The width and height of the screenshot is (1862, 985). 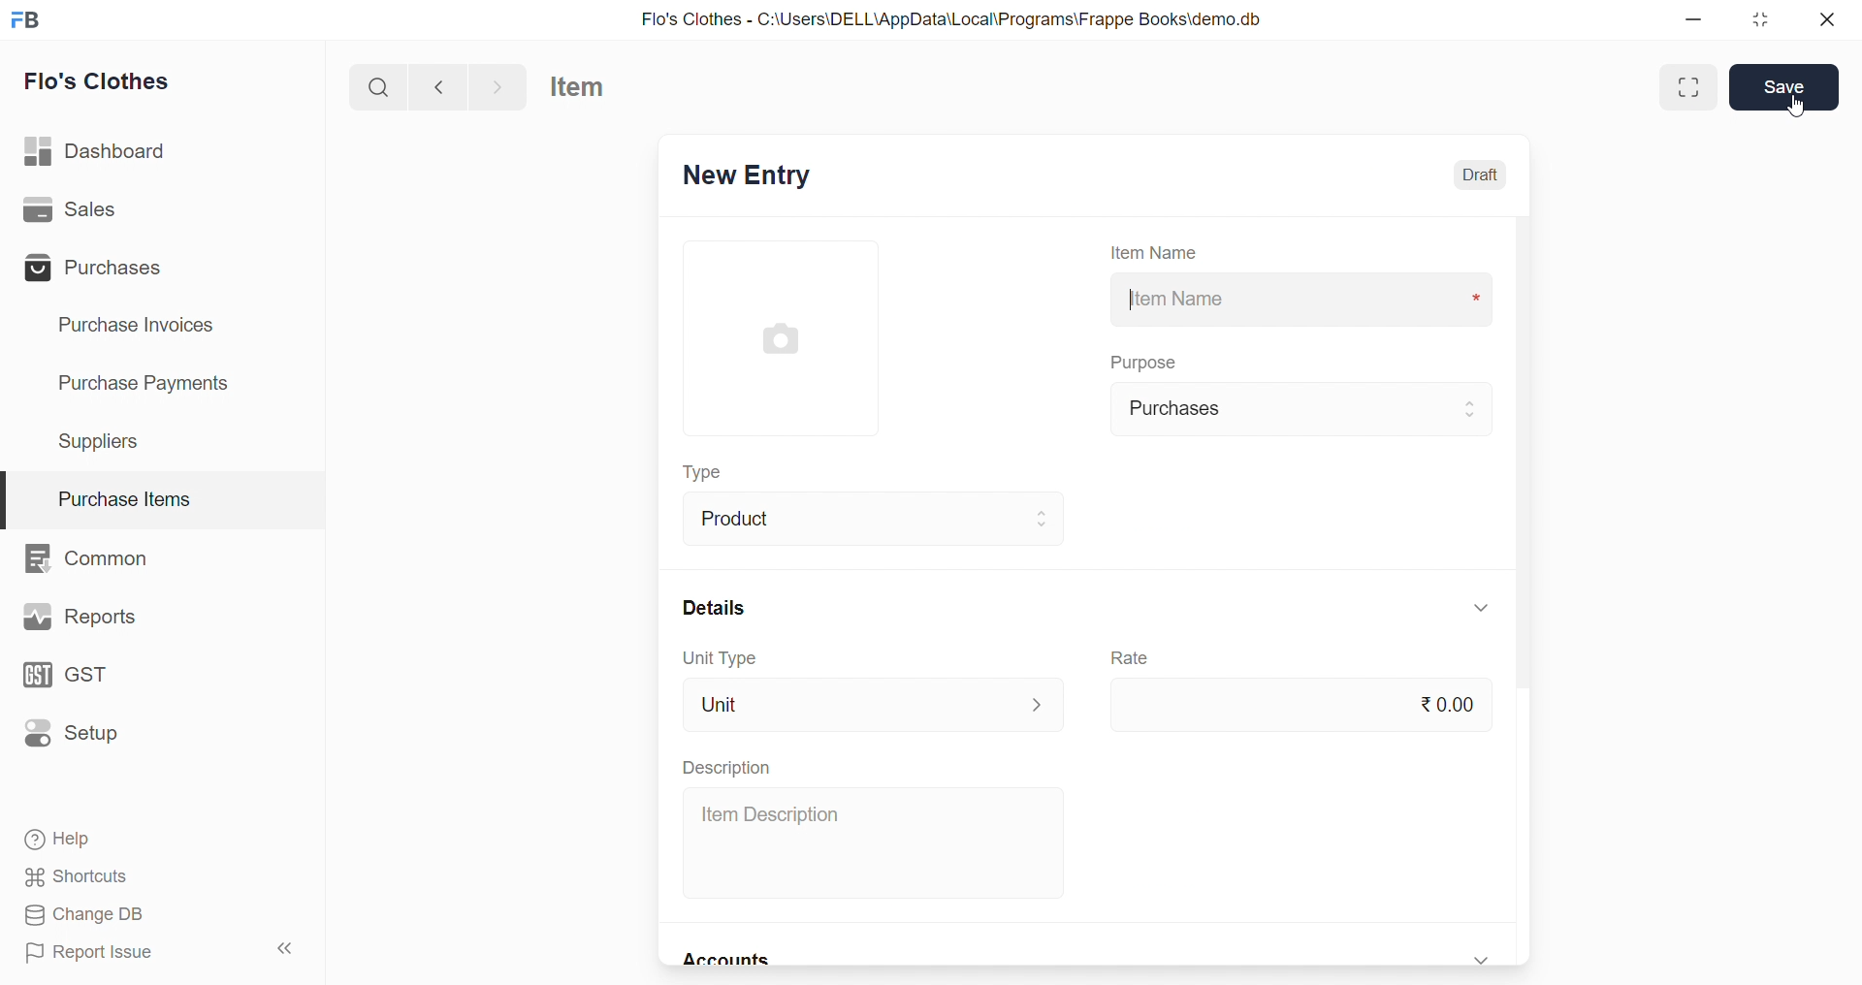 What do you see at coordinates (1482, 607) in the screenshot?
I see `expand/collapse` at bounding box center [1482, 607].